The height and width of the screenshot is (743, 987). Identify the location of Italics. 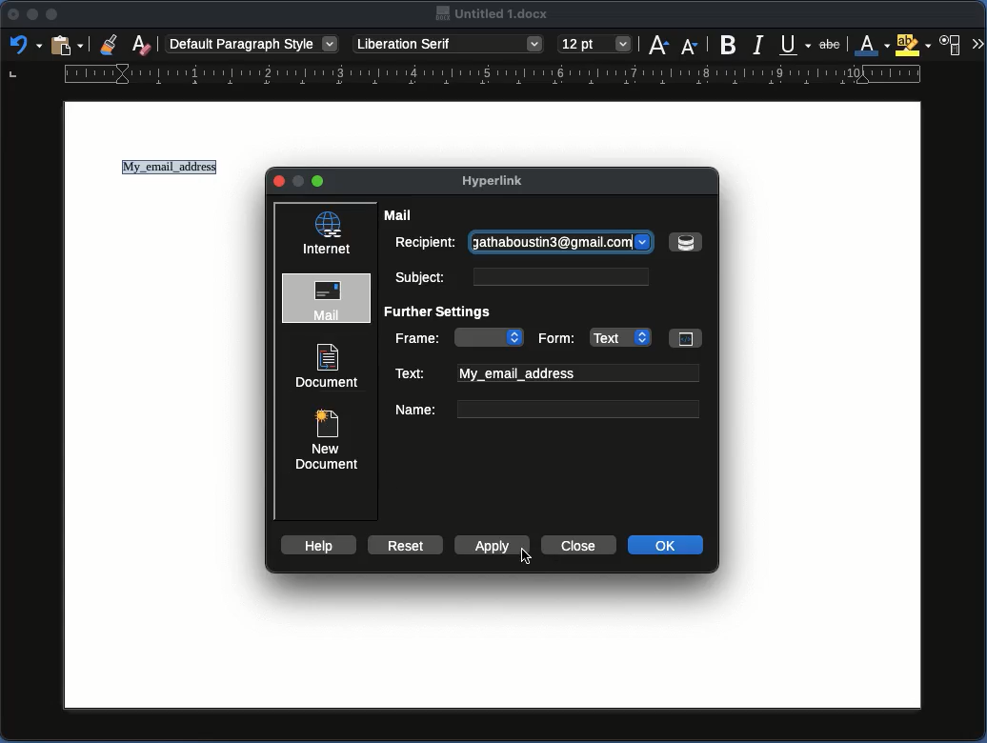
(758, 44).